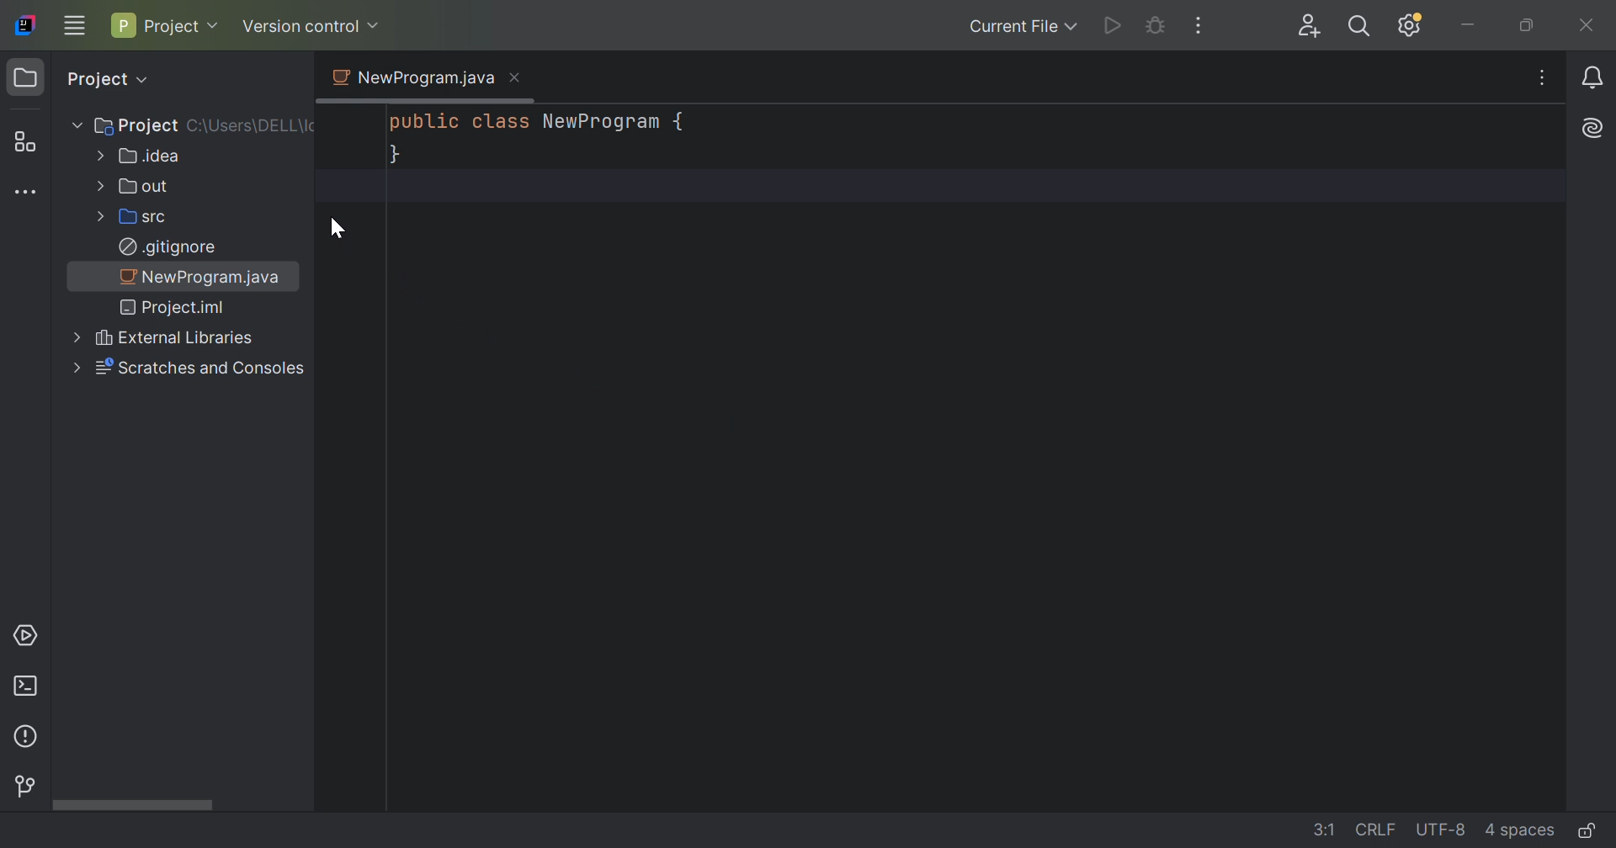 This screenshot has height=848, width=1616. What do you see at coordinates (395, 156) in the screenshot?
I see `}` at bounding box center [395, 156].